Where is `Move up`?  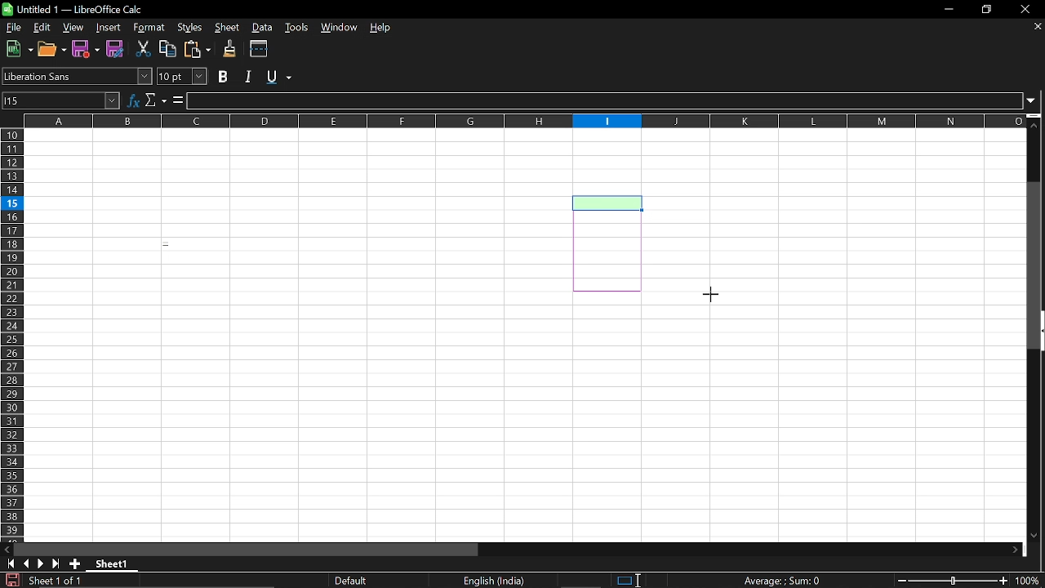
Move up is located at coordinates (1036, 124).